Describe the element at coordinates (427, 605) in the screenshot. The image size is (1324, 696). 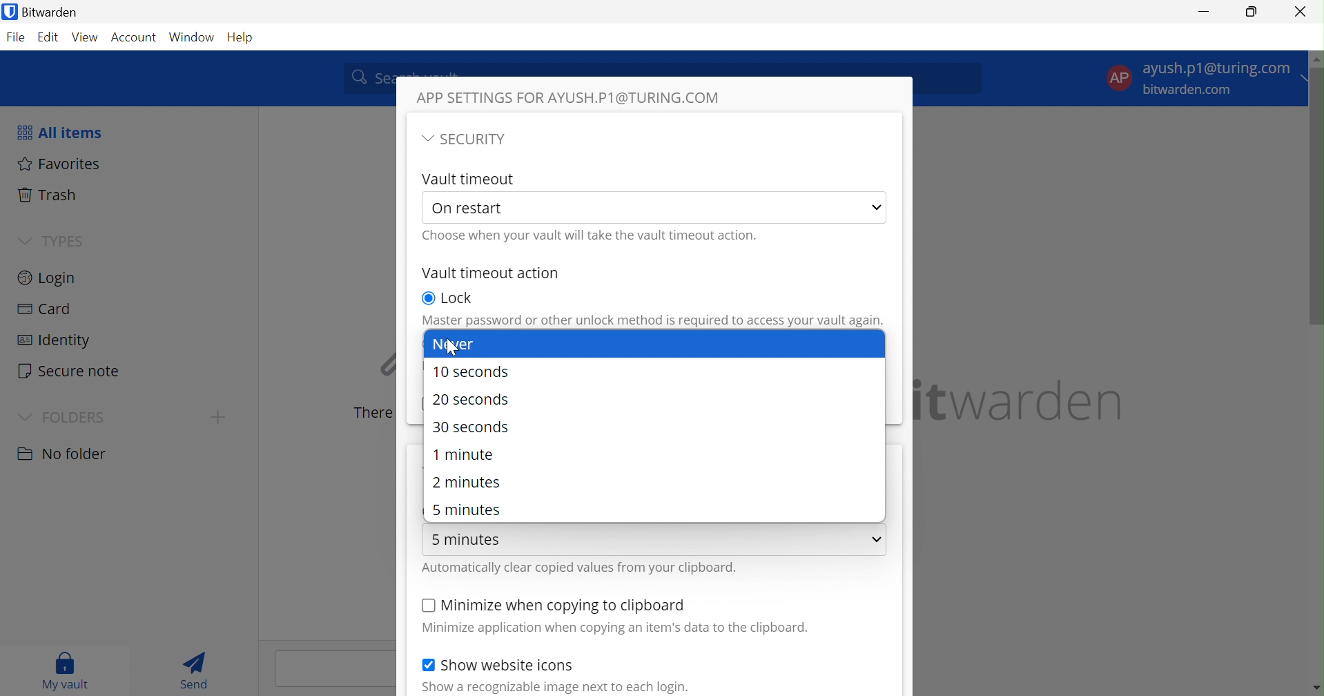
I see `Checkbox` at that location.